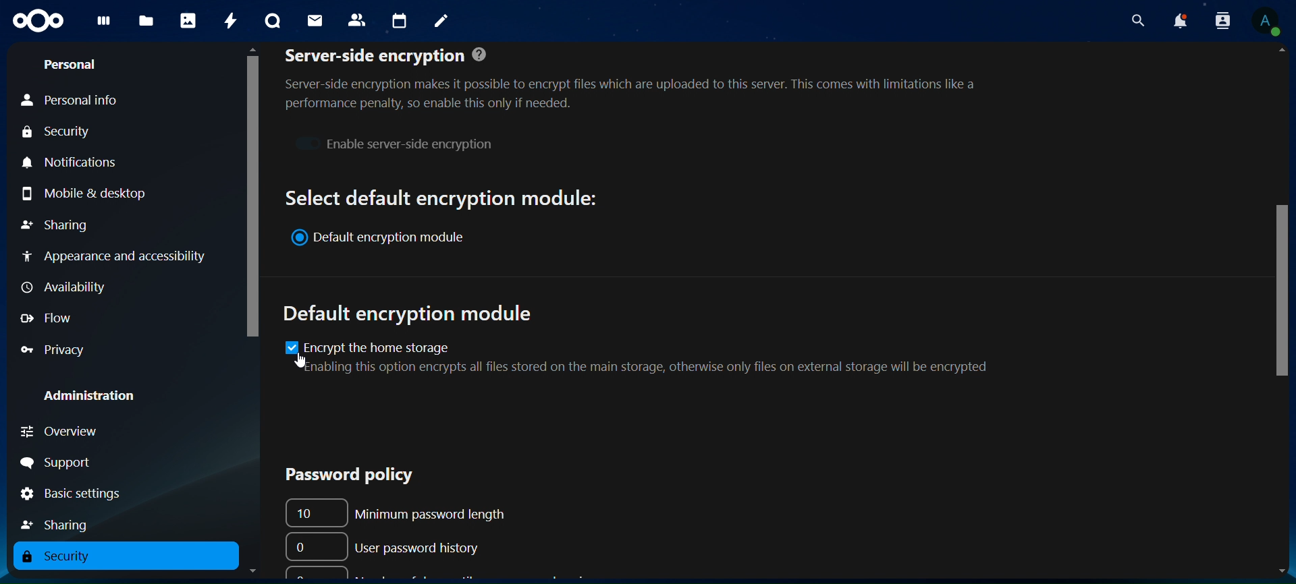  Describe the element at coordinates (36, 19) in the screenshot. I see `icon` at that location.